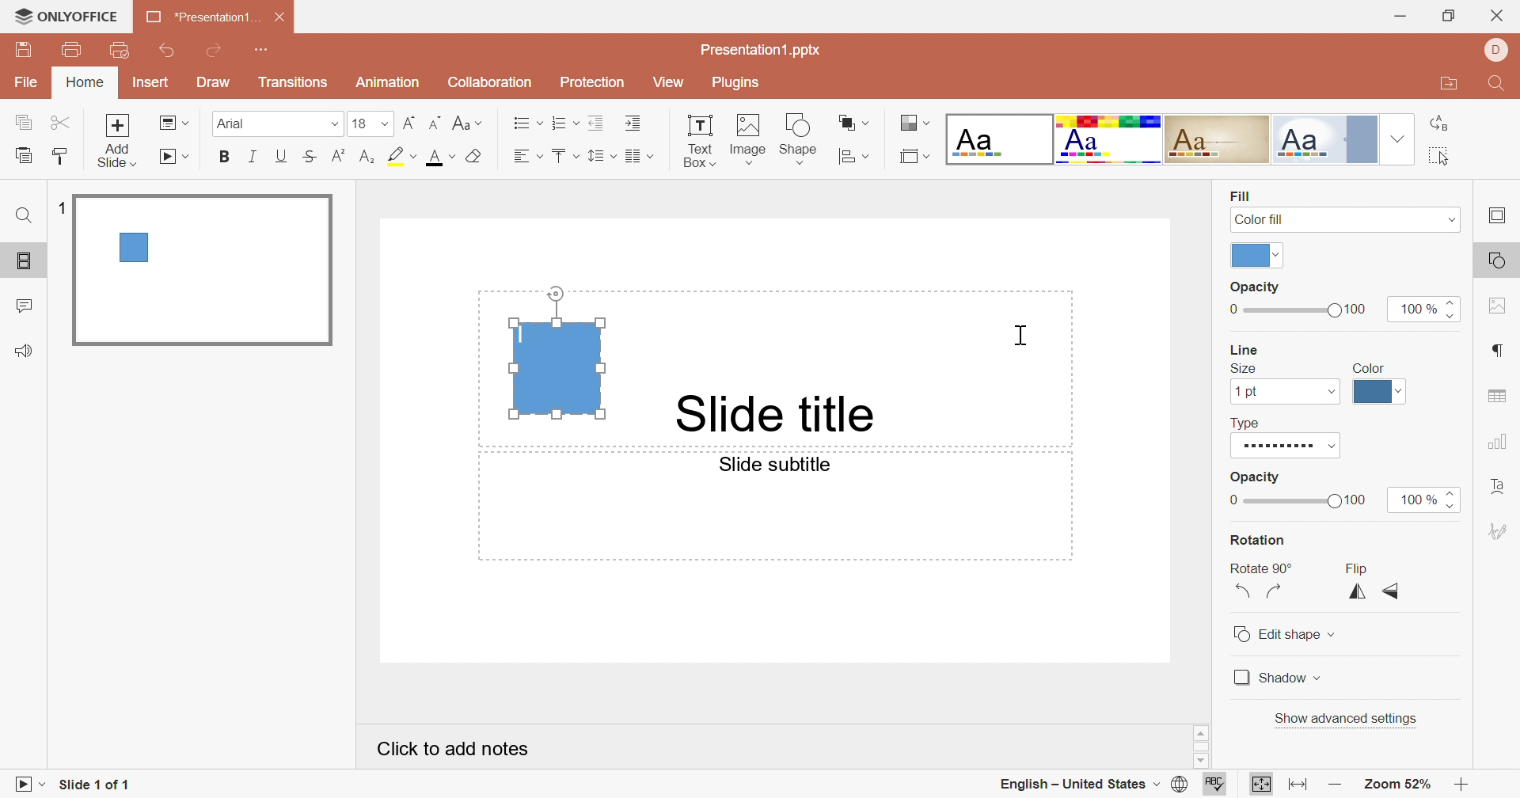  What do you see at coordinates (167, 51) in the screenshot?
I see `Undo` at bounding box center [167, 51].